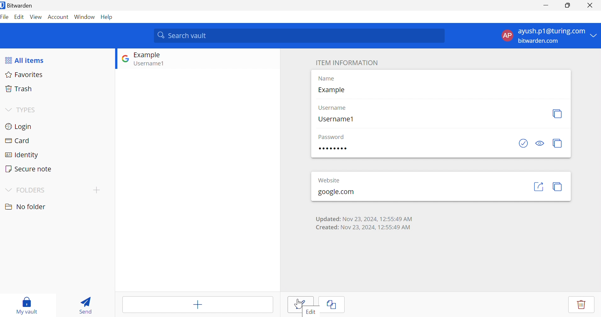  What do you see at coordinates (197, 304) in the screenshot?
I see `Add item` at bounding box center [197, 304].